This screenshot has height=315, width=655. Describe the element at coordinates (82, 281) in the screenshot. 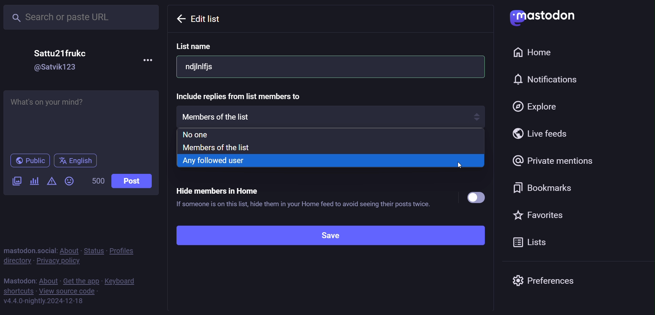

I see `get the app` at that location.